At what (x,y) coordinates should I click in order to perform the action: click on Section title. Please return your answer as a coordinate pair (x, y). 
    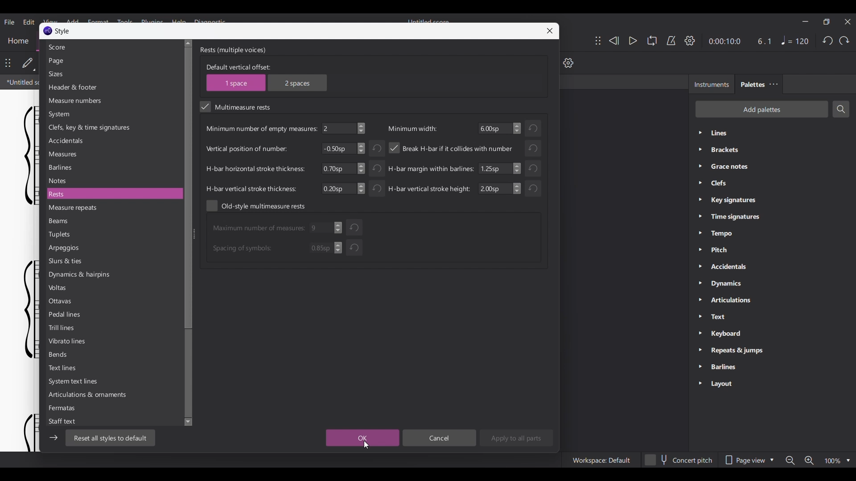
    Looking at the image, I should click on (233, 50).